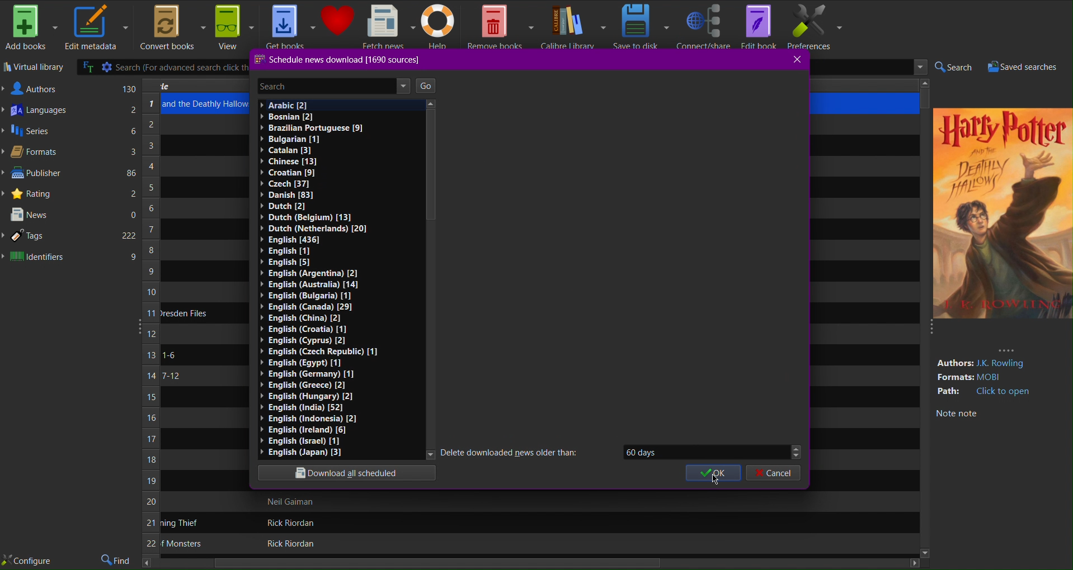 The width and height of the screenshot is (1073, 570). Describe the element at coordinates (307, 284) in the screenshot. I see `English (Australia) [14]` at that location.